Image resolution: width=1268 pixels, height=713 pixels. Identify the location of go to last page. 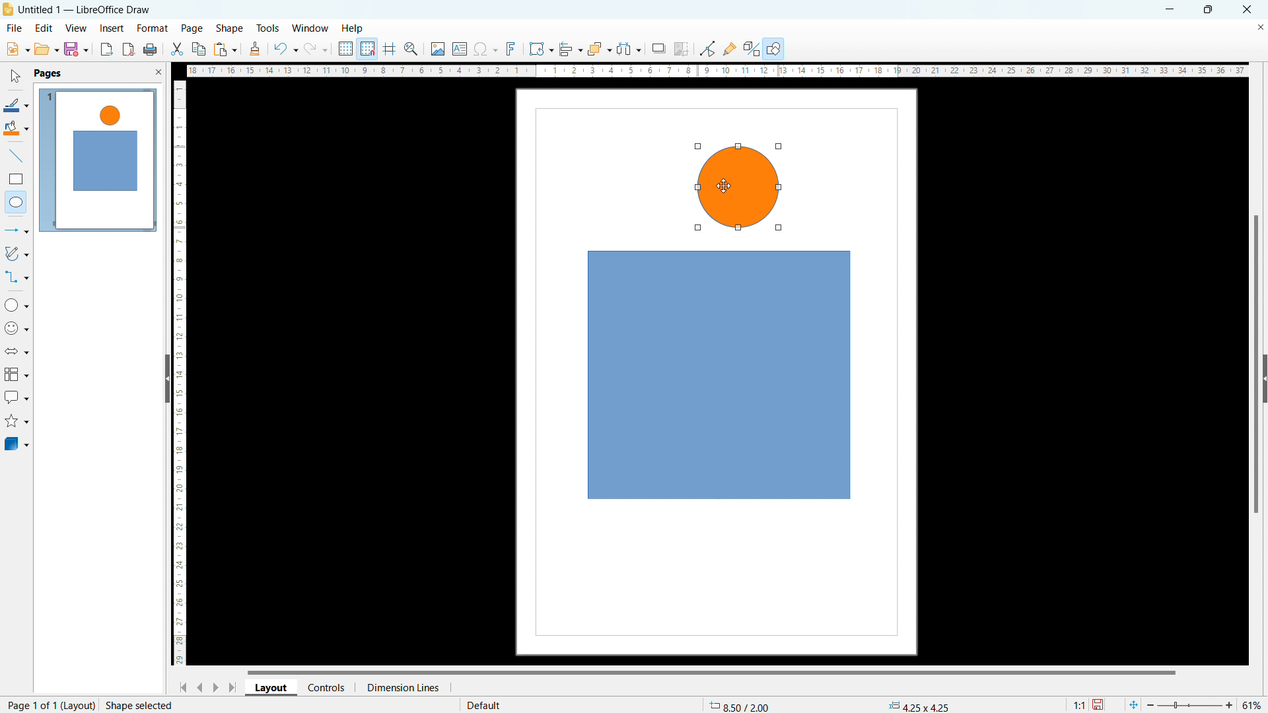
(234, 687).